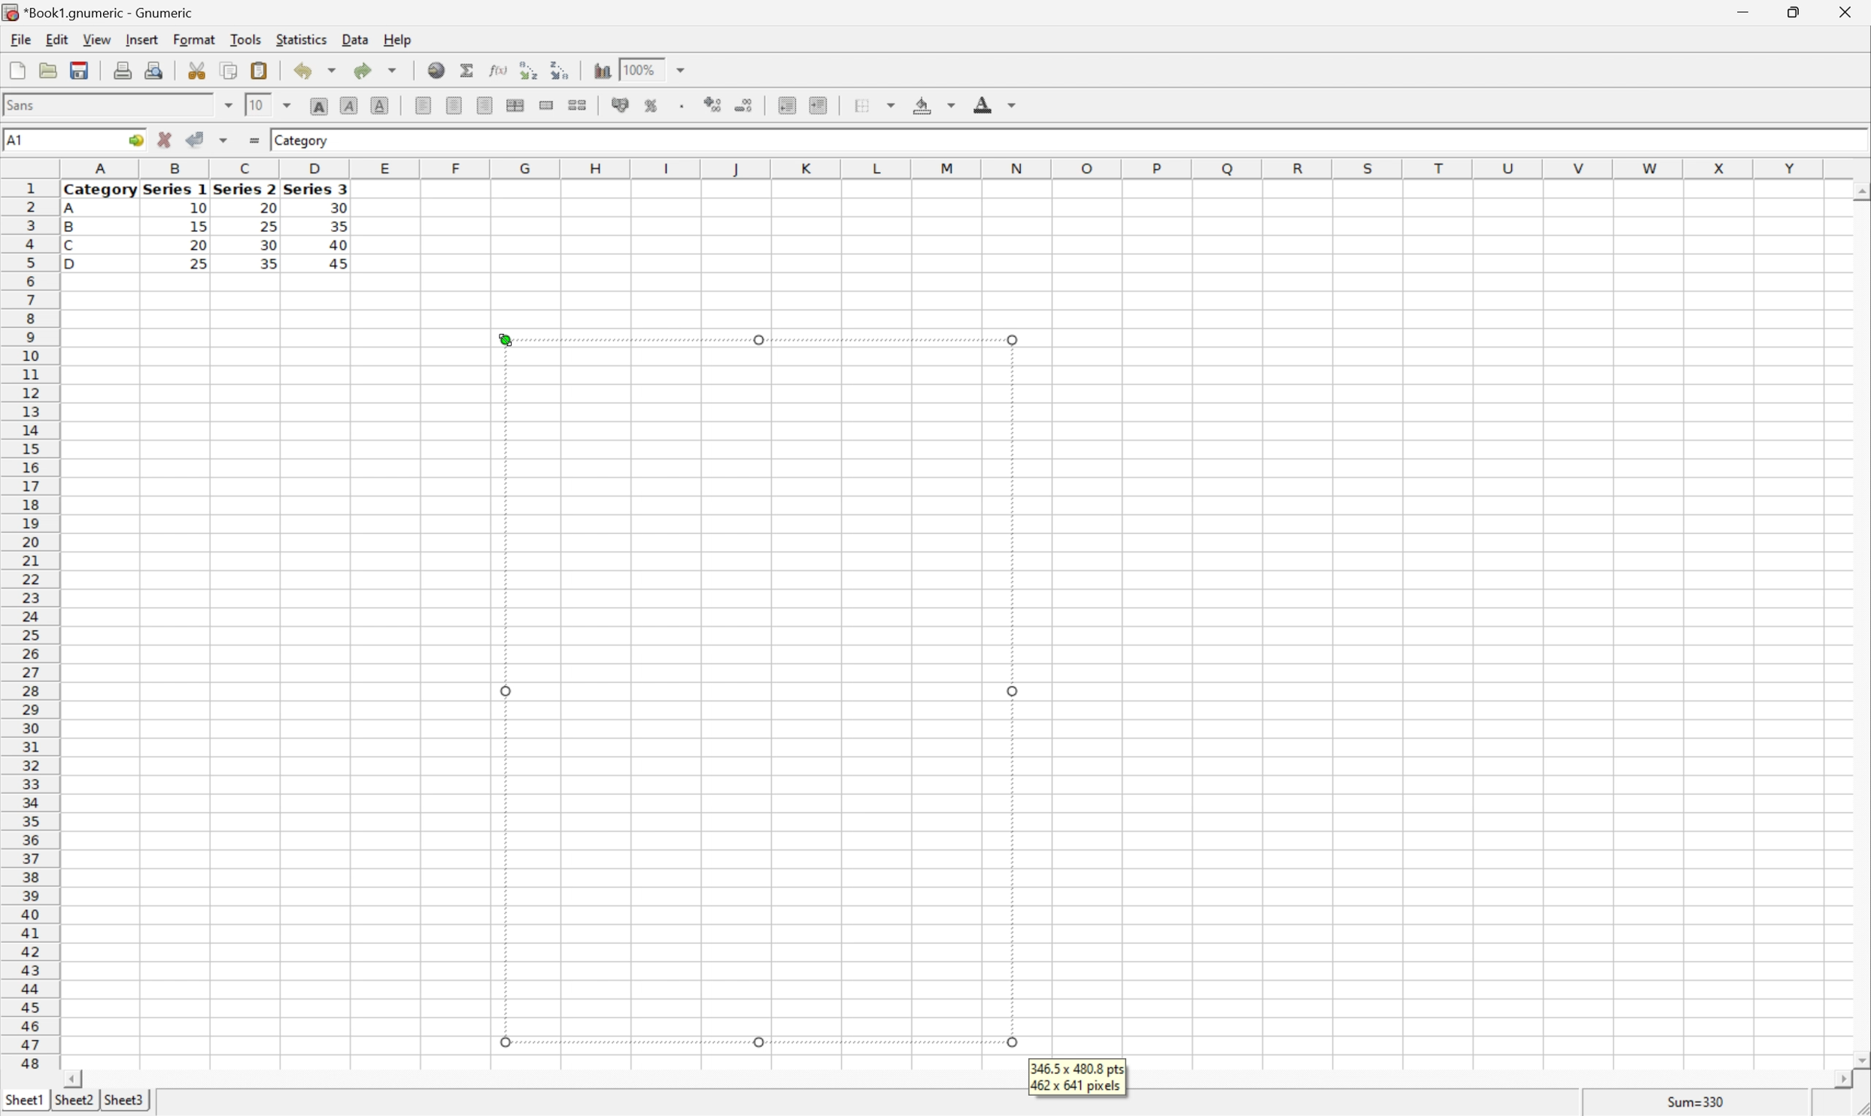  What do you see at coordinates (357, 38) in the screenshot?
I see `Data` at bounding box center [357, 38].